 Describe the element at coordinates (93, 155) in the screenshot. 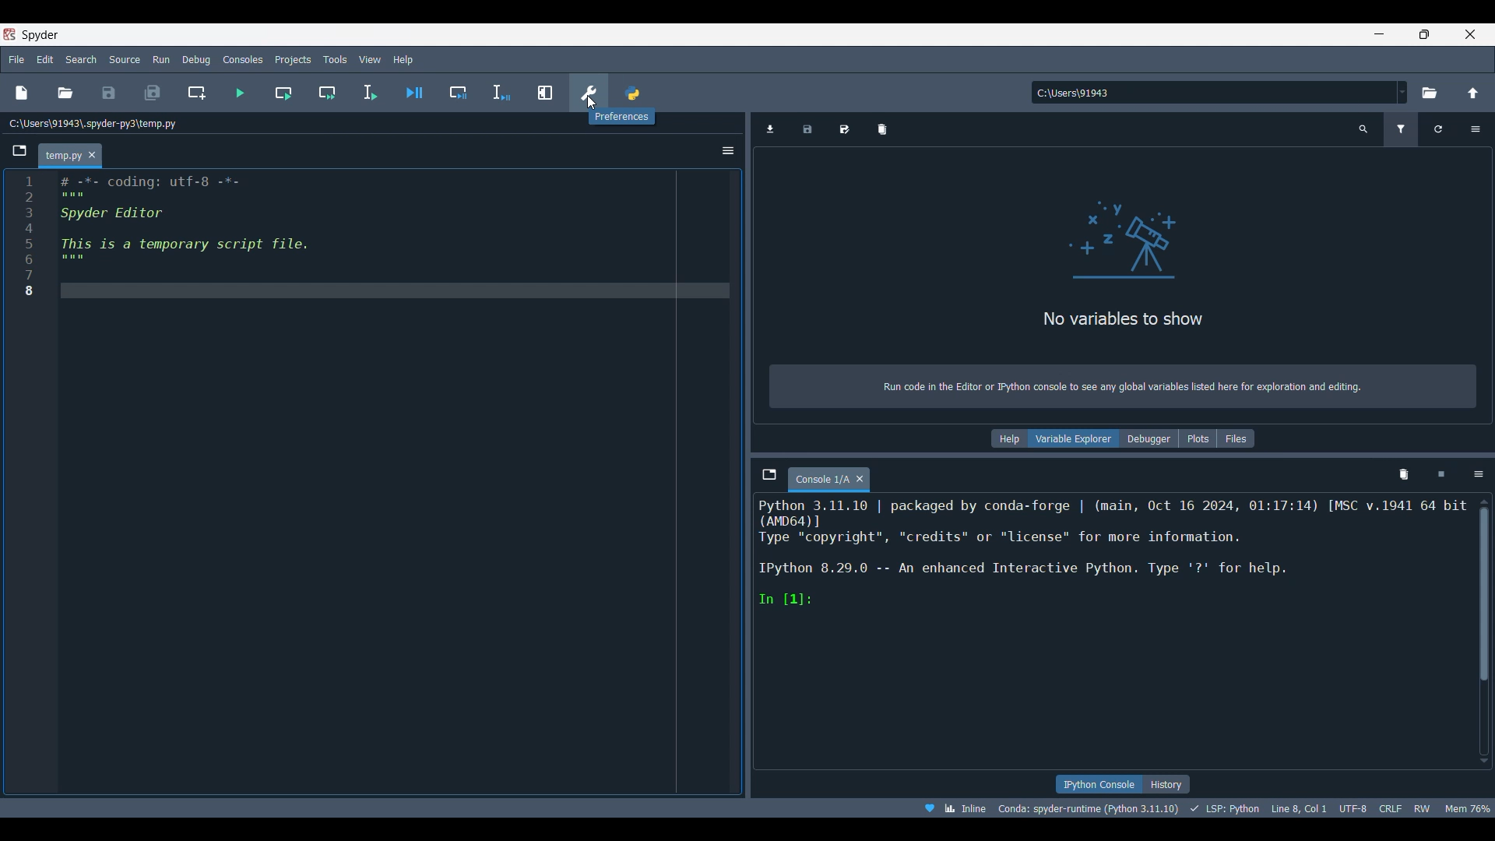

I see `Close` at that location.